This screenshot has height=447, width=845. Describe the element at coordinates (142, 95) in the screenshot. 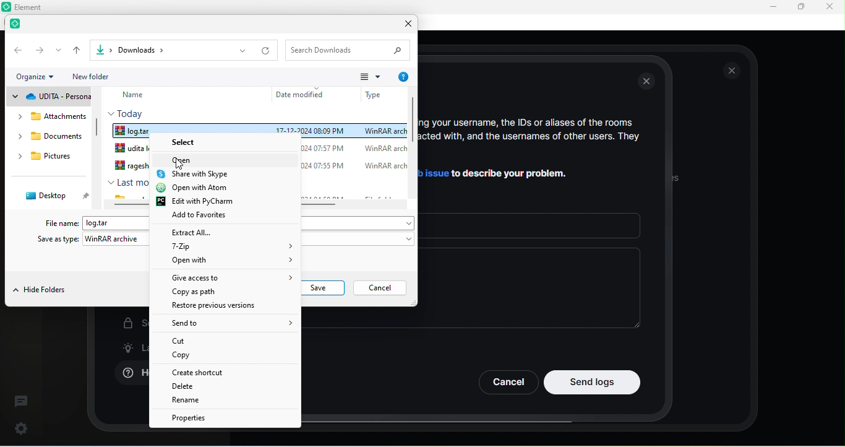

I see `name` at that location.